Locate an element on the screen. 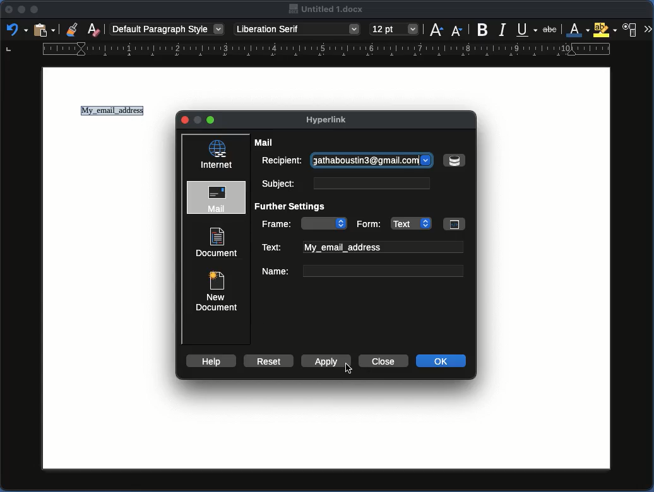 This screenshot has height=492, width=654. Maximize is located at coordinates (34, 9).